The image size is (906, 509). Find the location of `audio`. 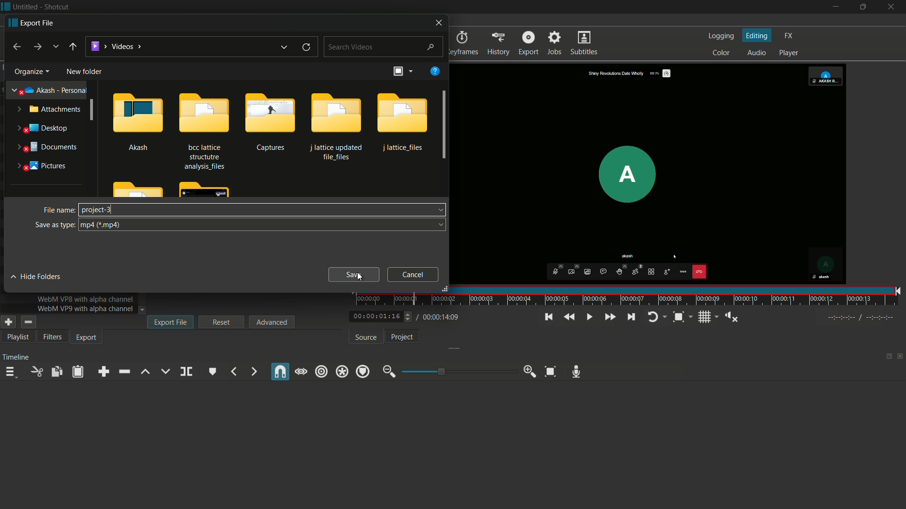

audio is located at coordinates (756, 53).